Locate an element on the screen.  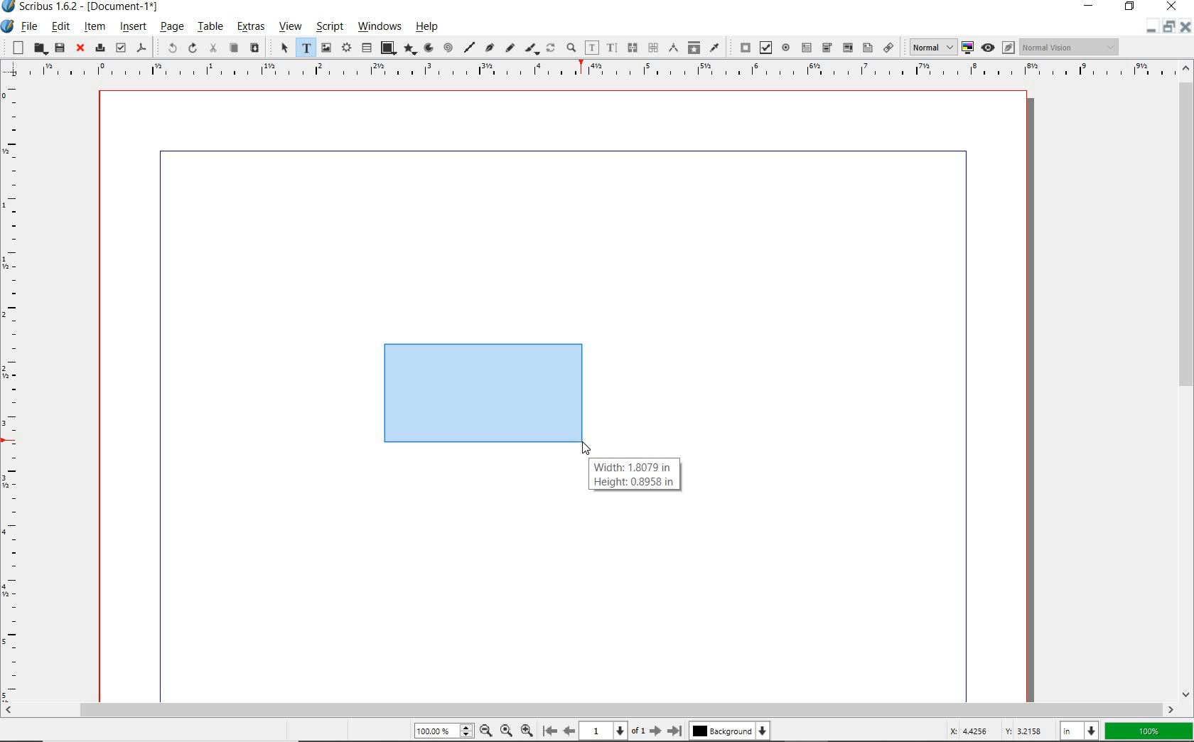
minimize is located at coordinates (1167, 27).